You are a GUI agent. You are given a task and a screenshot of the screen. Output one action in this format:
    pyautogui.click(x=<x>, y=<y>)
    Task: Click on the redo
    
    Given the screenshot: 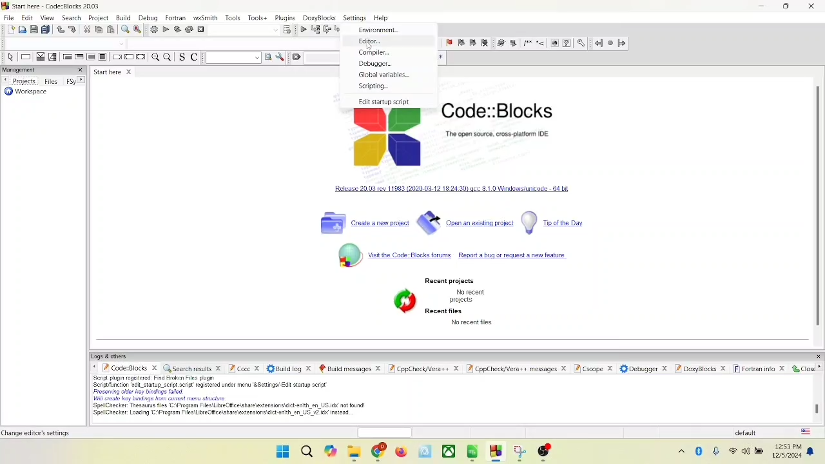 What is the action you would take?
    pyautogui.click(x=75, y=30)
    